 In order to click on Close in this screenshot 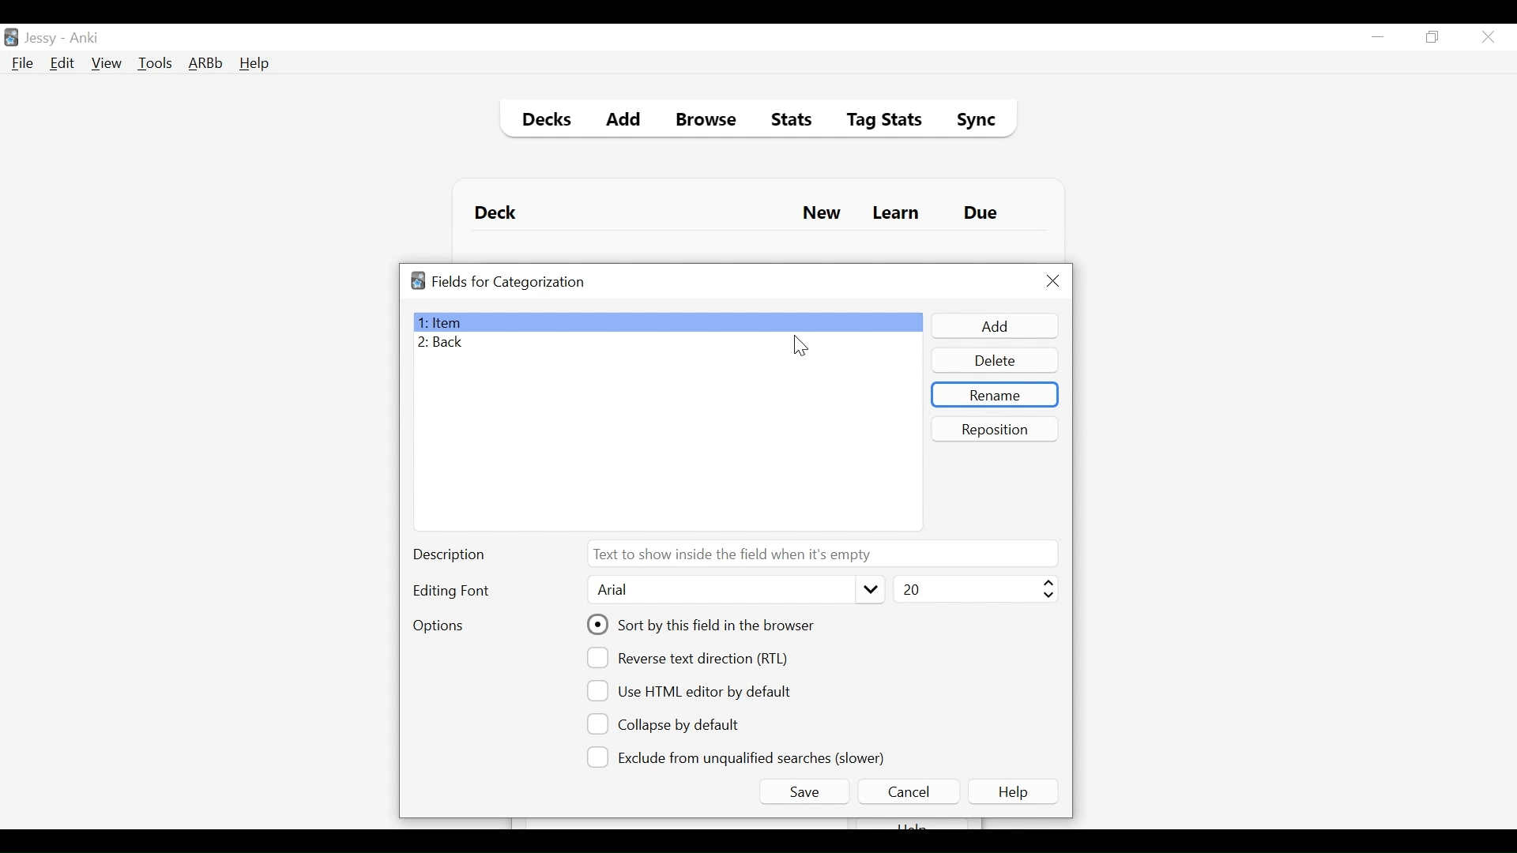, I will do `click(1488, 37)`.